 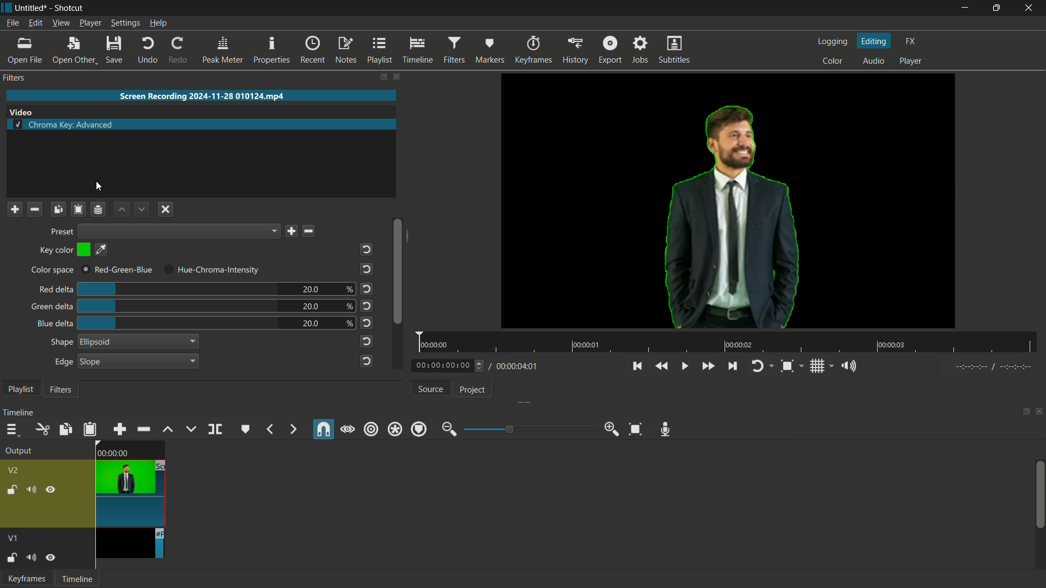 What do you see at coordinates (482, 366) in the screenshot?
I see `Up/Down` at bounding box center [482, 366].